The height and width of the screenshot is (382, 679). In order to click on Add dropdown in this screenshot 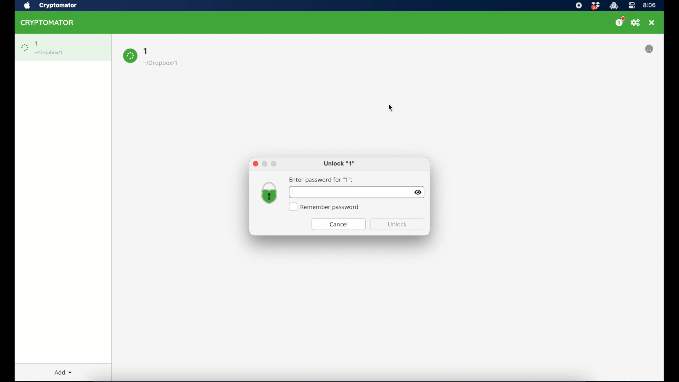, I will do `click(67, 372)`.